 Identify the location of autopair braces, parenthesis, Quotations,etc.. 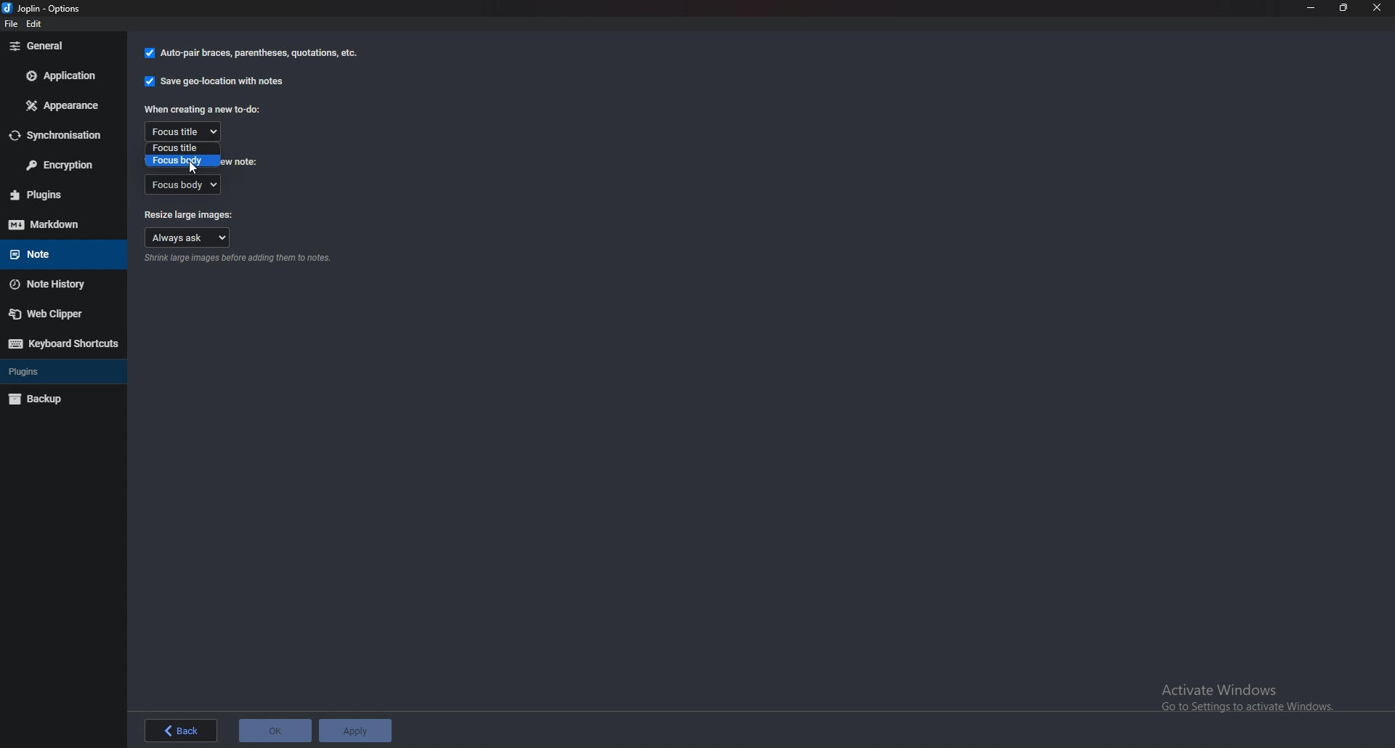
(249, 55).